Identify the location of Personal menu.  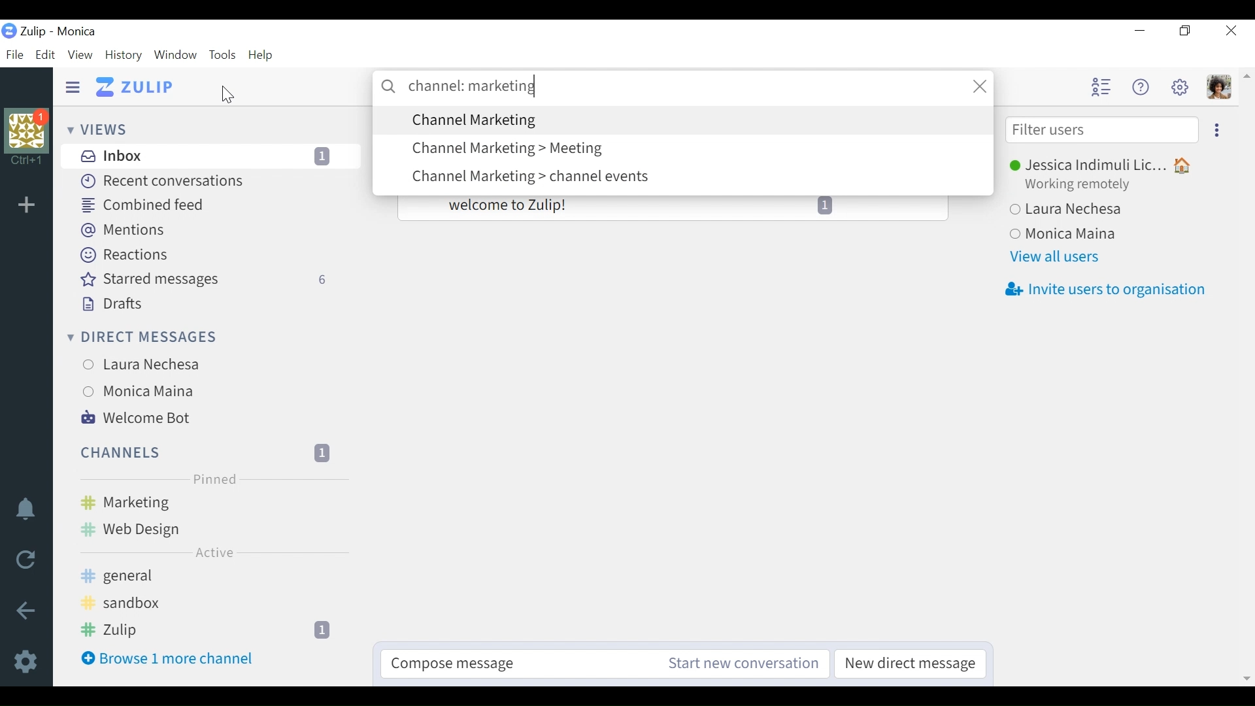
(1218, 87).